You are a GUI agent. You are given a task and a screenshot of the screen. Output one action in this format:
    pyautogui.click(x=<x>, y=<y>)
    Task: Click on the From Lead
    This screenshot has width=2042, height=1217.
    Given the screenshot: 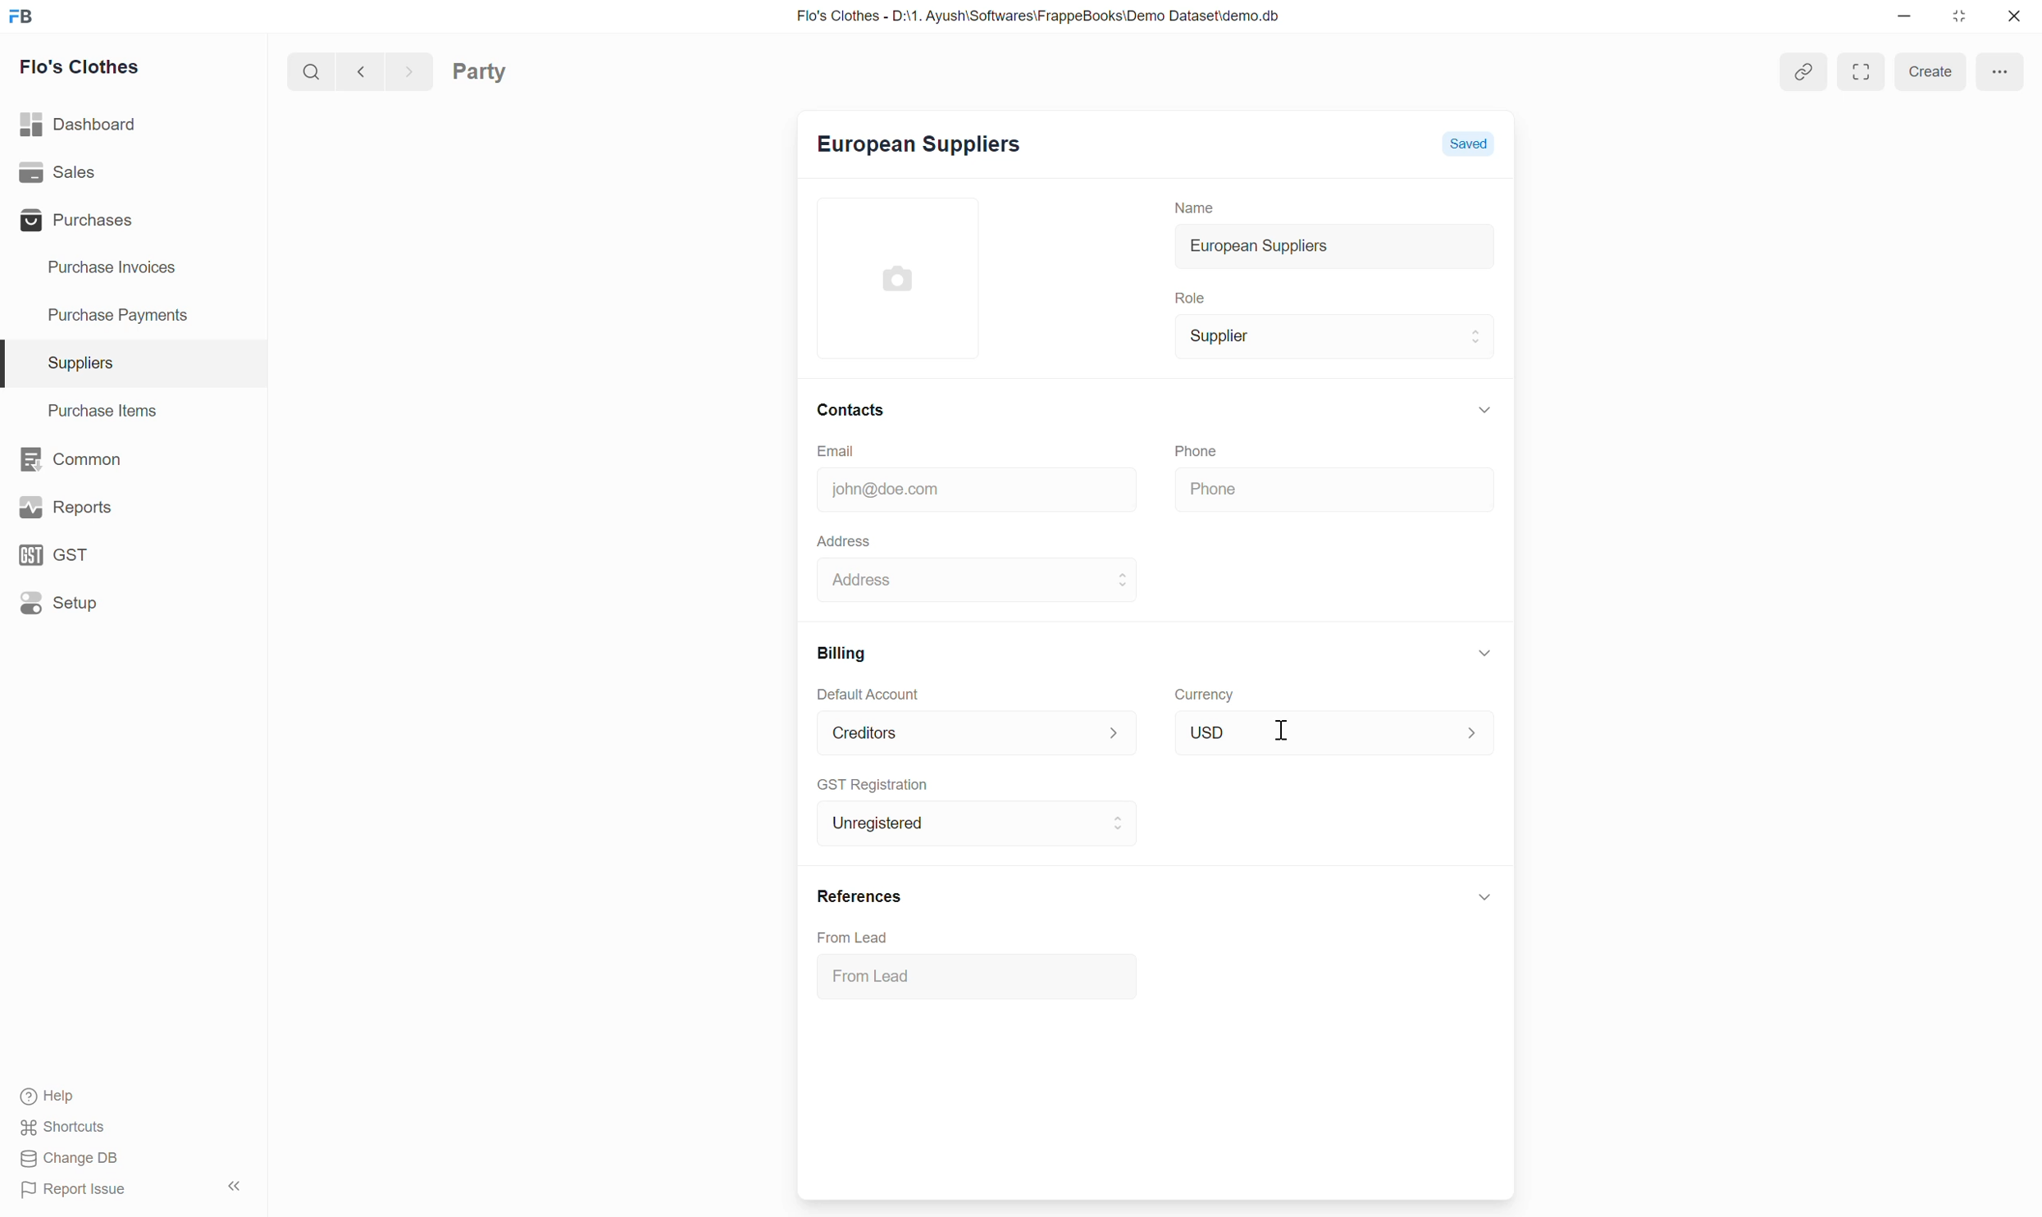 What is the action you would take?
    pyautogui.click(x=881, y=973)
    